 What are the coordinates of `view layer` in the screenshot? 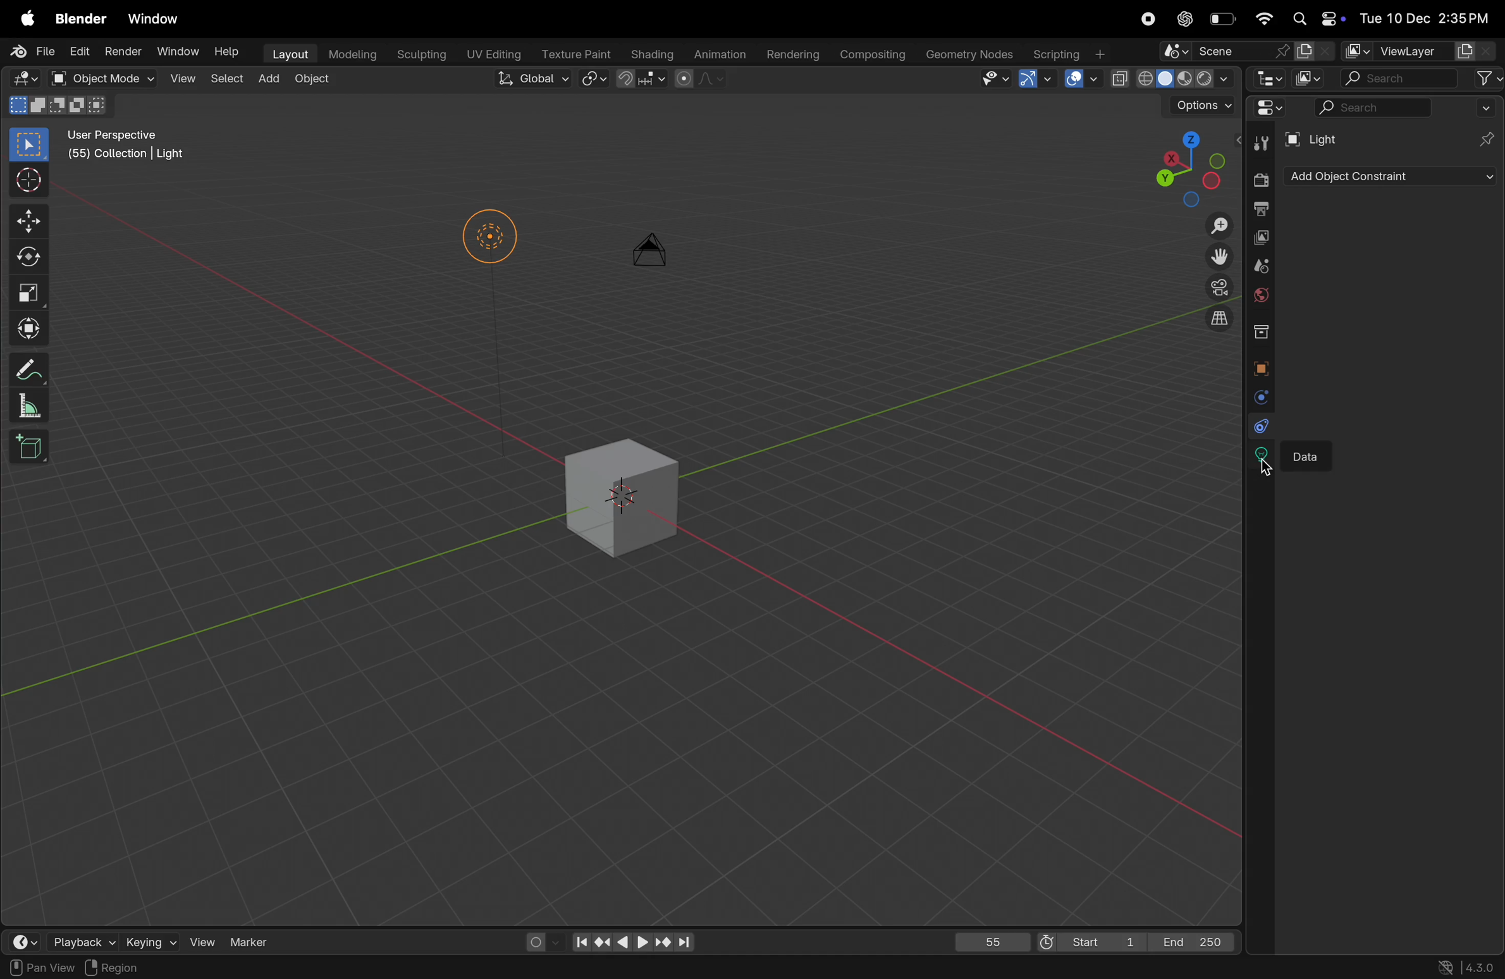 It's located at (1420, 51).